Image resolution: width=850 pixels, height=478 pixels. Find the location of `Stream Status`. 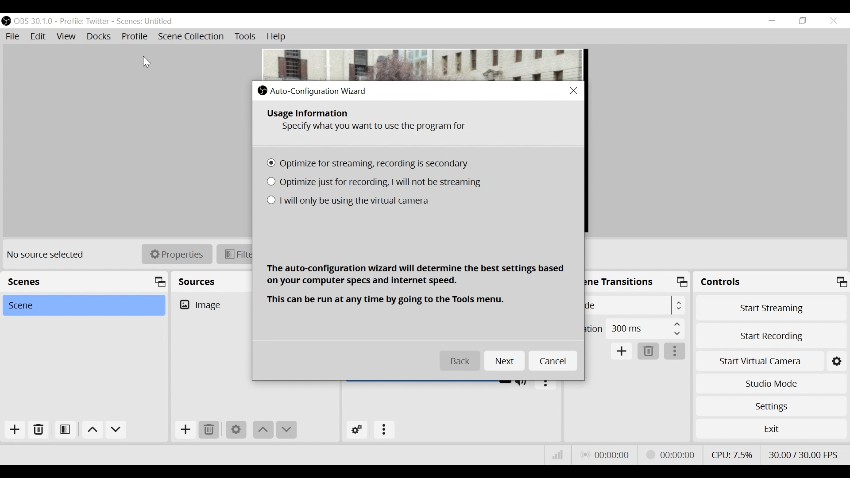

Stream Status is located at coordinates (672, 454).